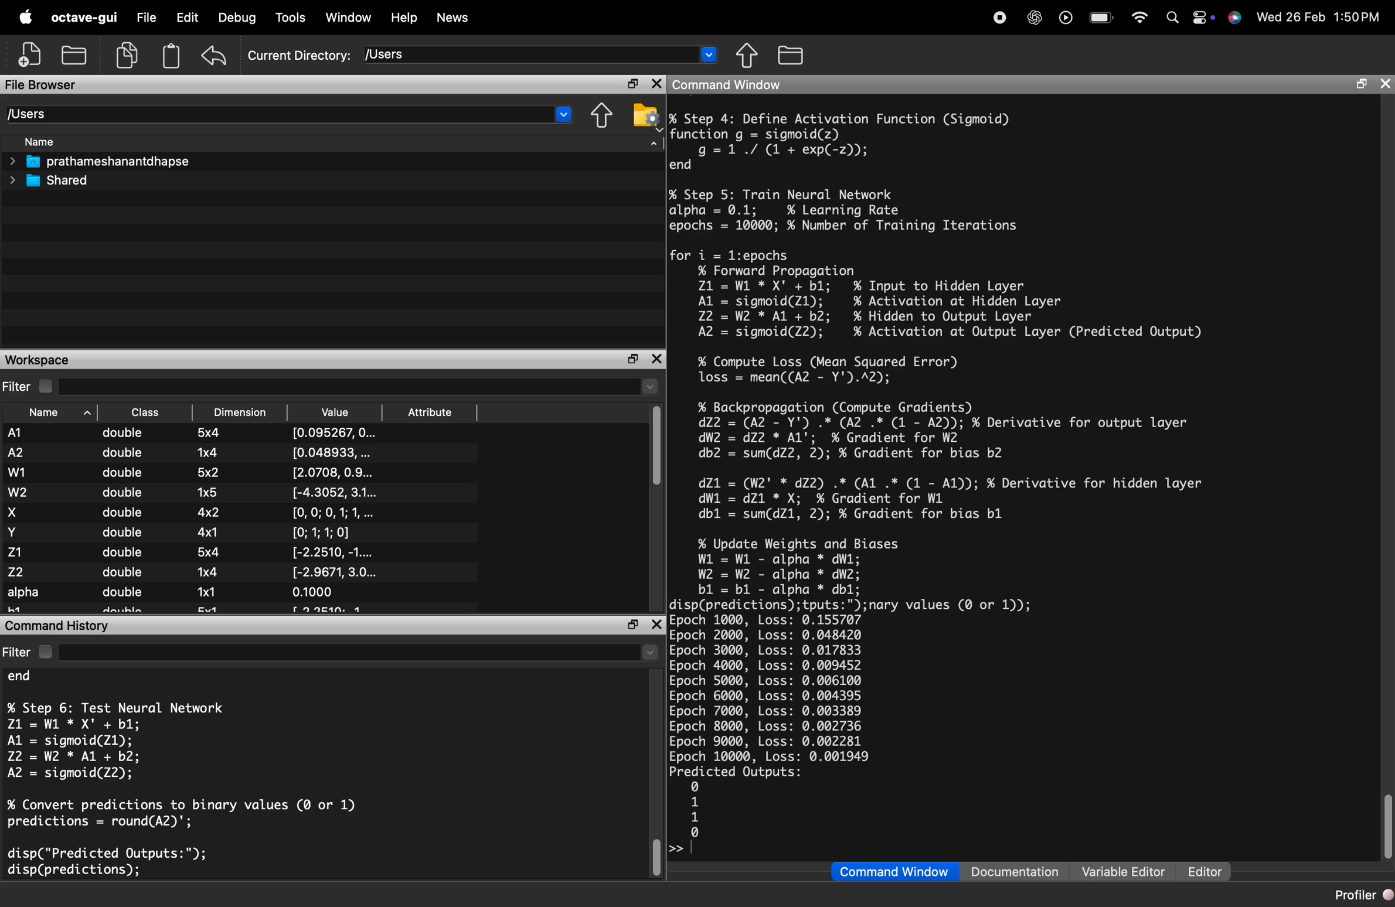 This screenshot has height=907, width=1395. What do you see at coordinates (87, 18) in the screenshot?
I see `octave-gui` at bounding box center [87, 18].